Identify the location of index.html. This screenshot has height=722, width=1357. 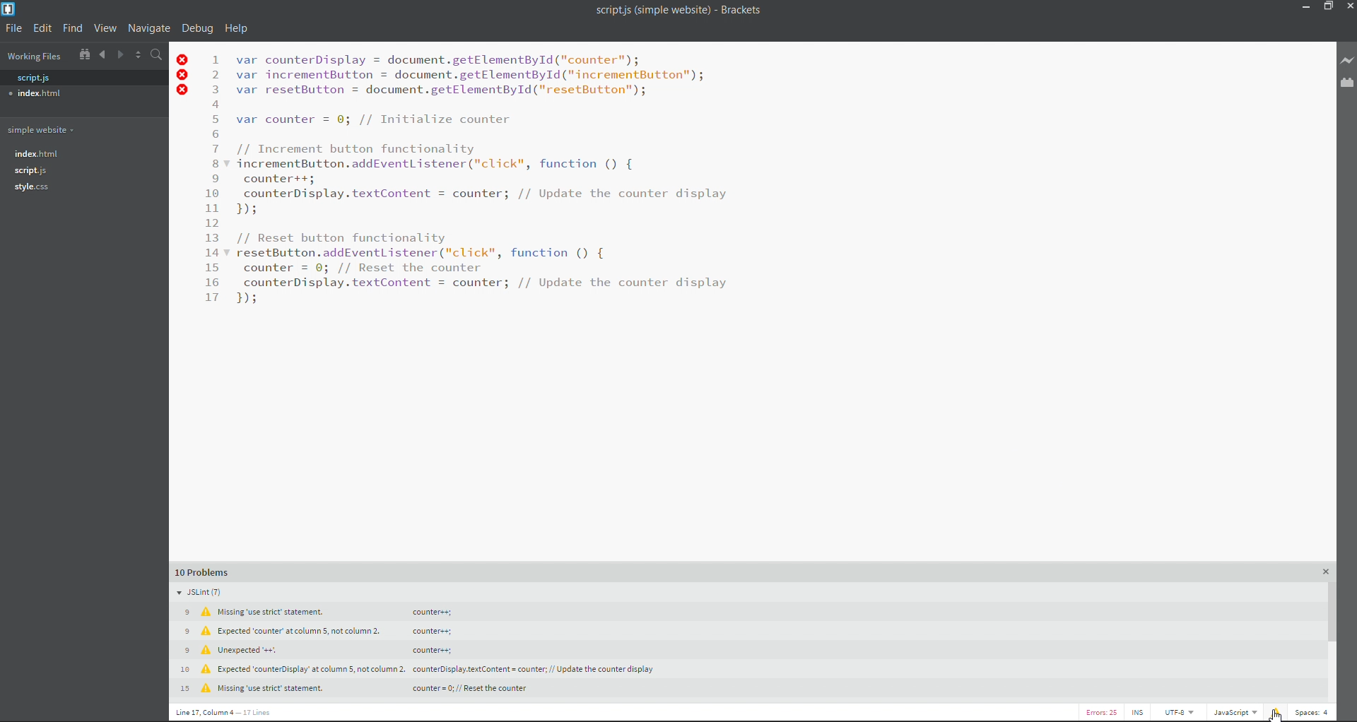
(46, 154).